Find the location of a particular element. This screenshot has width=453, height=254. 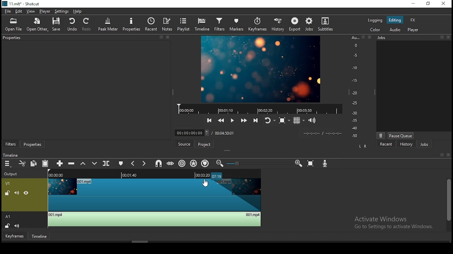

pause queue is located at coordinates (401, 134).